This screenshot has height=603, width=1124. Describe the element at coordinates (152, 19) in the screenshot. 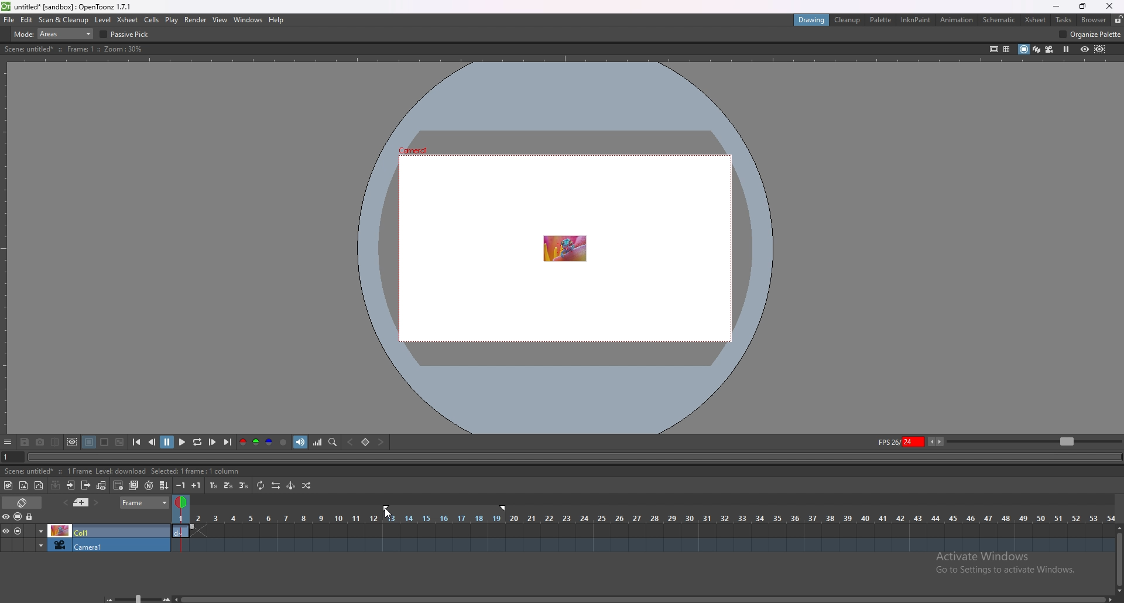

I see `cells` at that location.